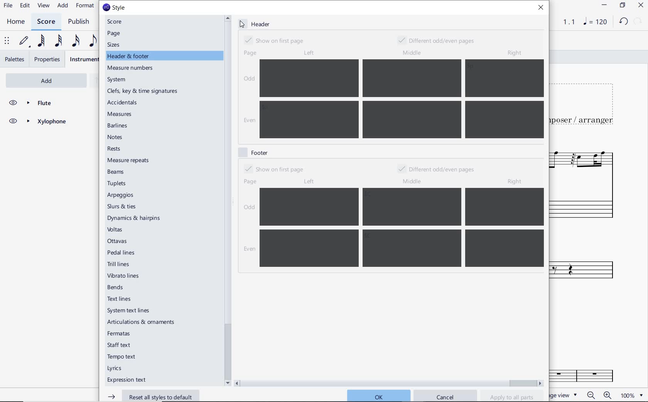 This screenshot has height=402, width=648. What do you see at coordinates (14, 59) in the screenshot?
I see `PALETTES` at bounding box center [14, 59].